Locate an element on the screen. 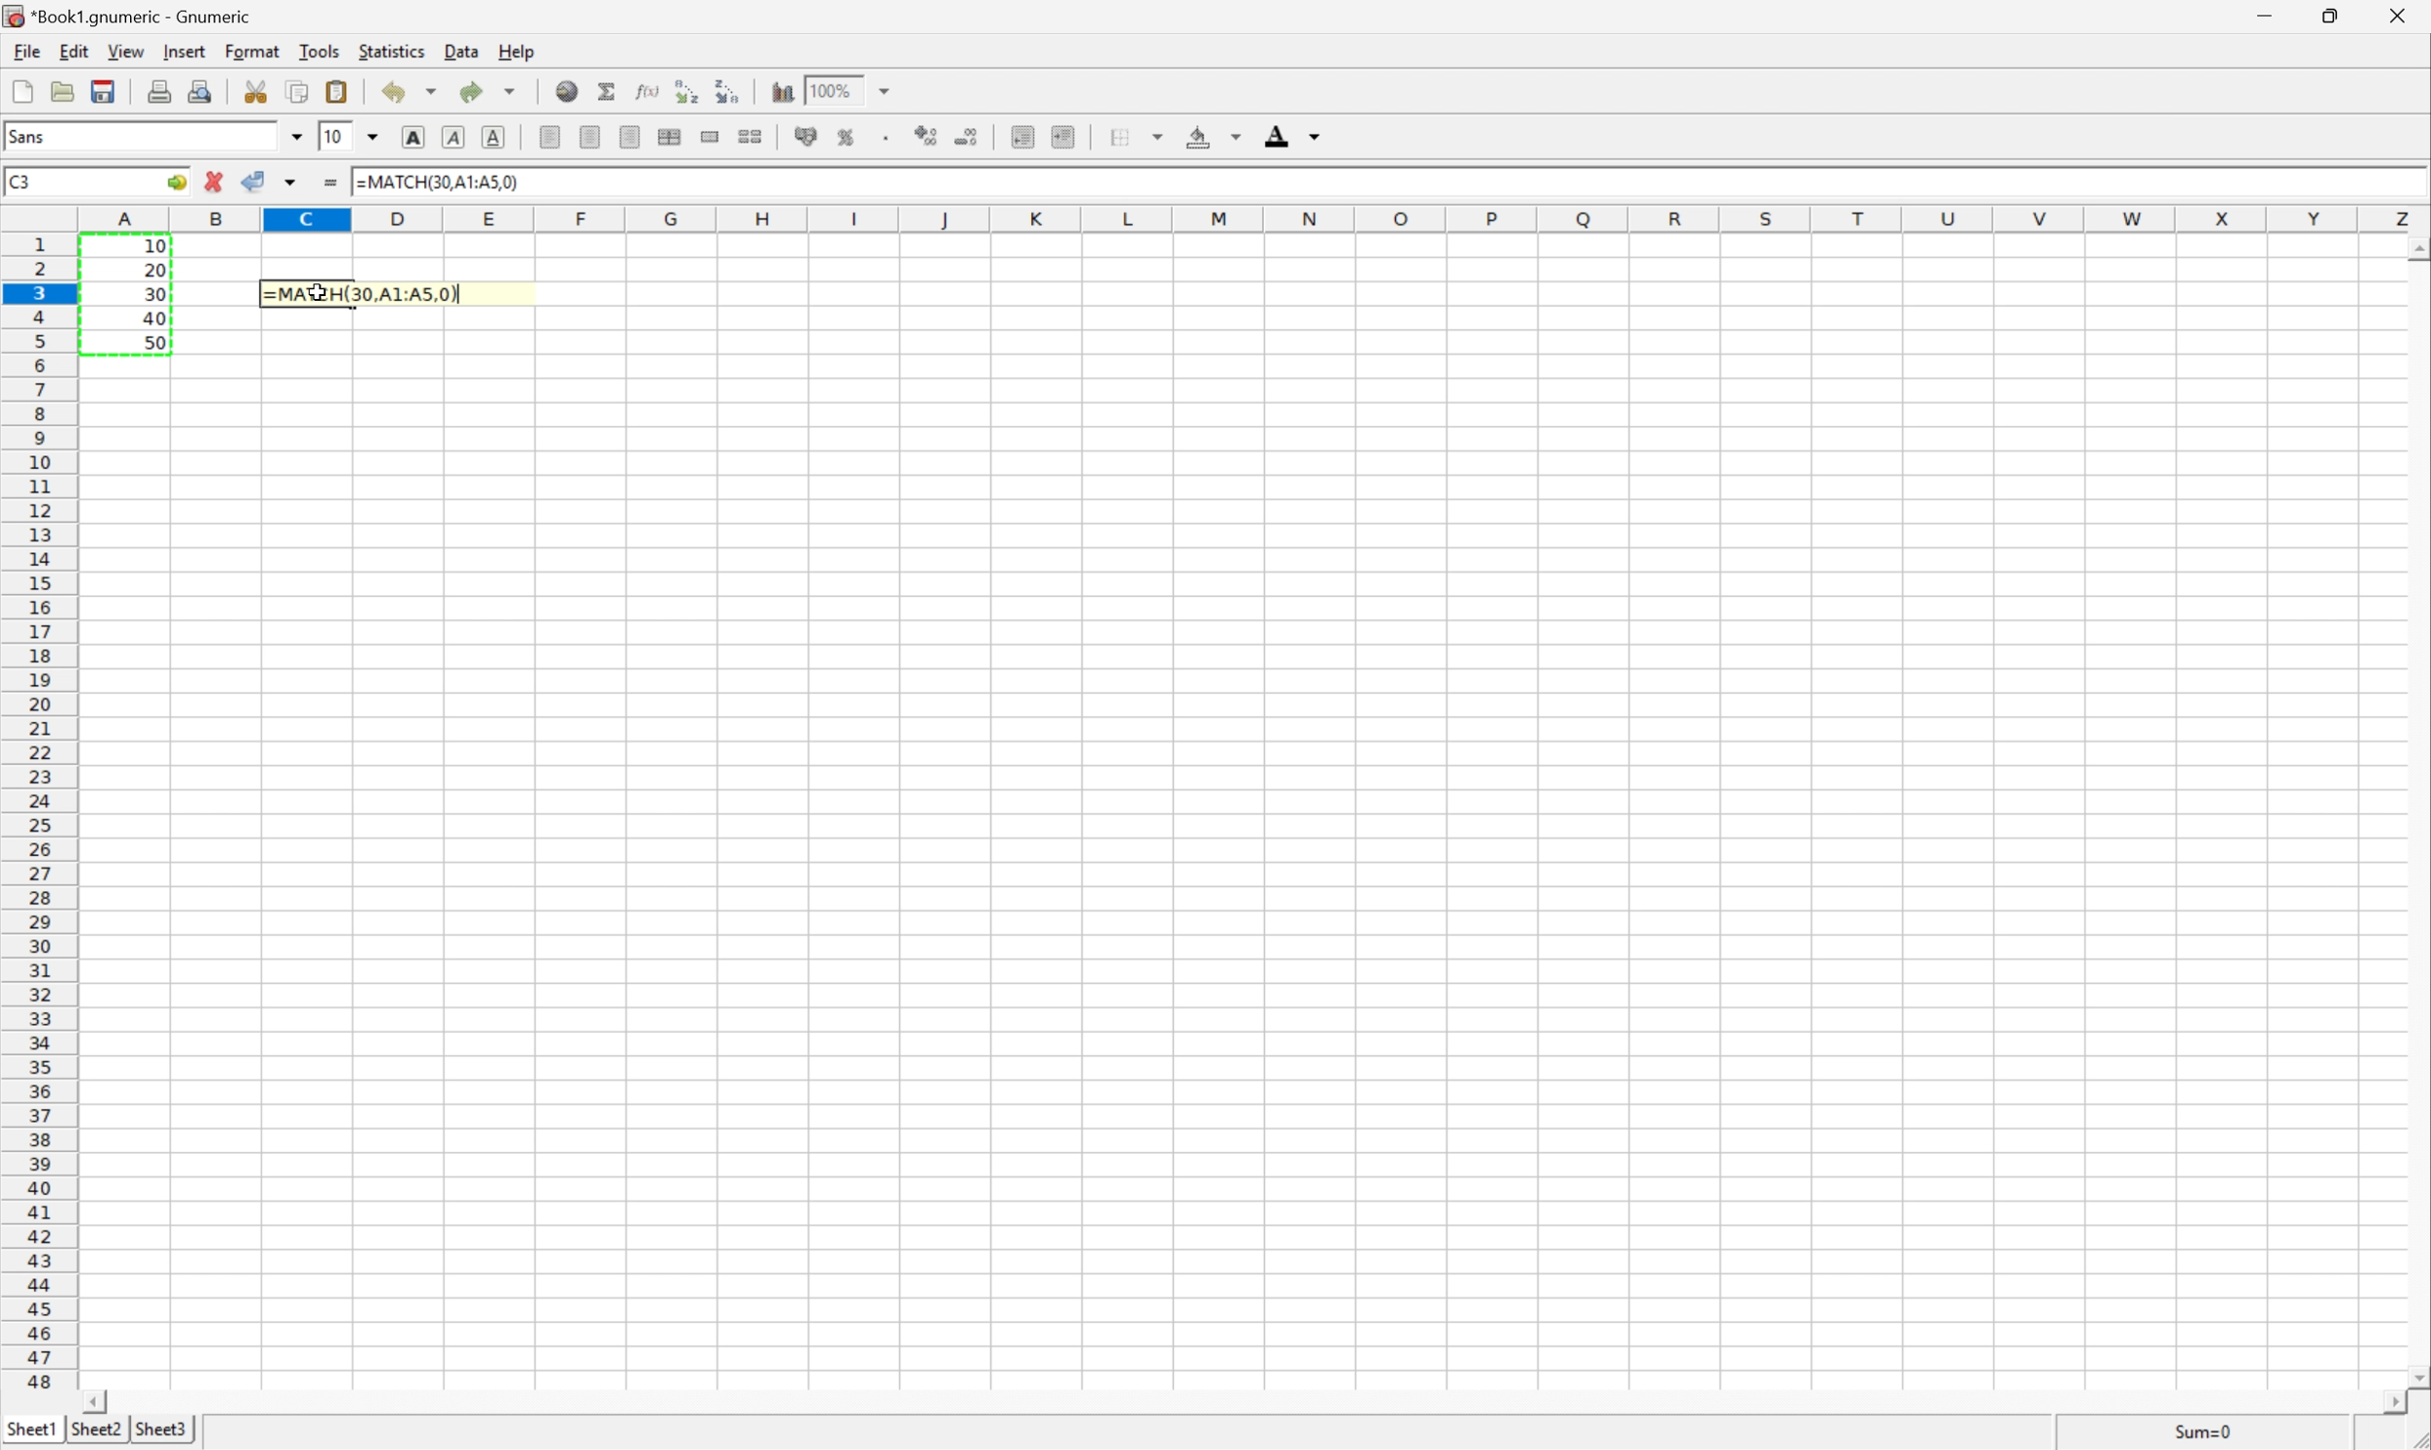 This screenshot has width=2431, height=1450. =MATCH(30,A1:A5,0) is located at coordinates (364, 287).